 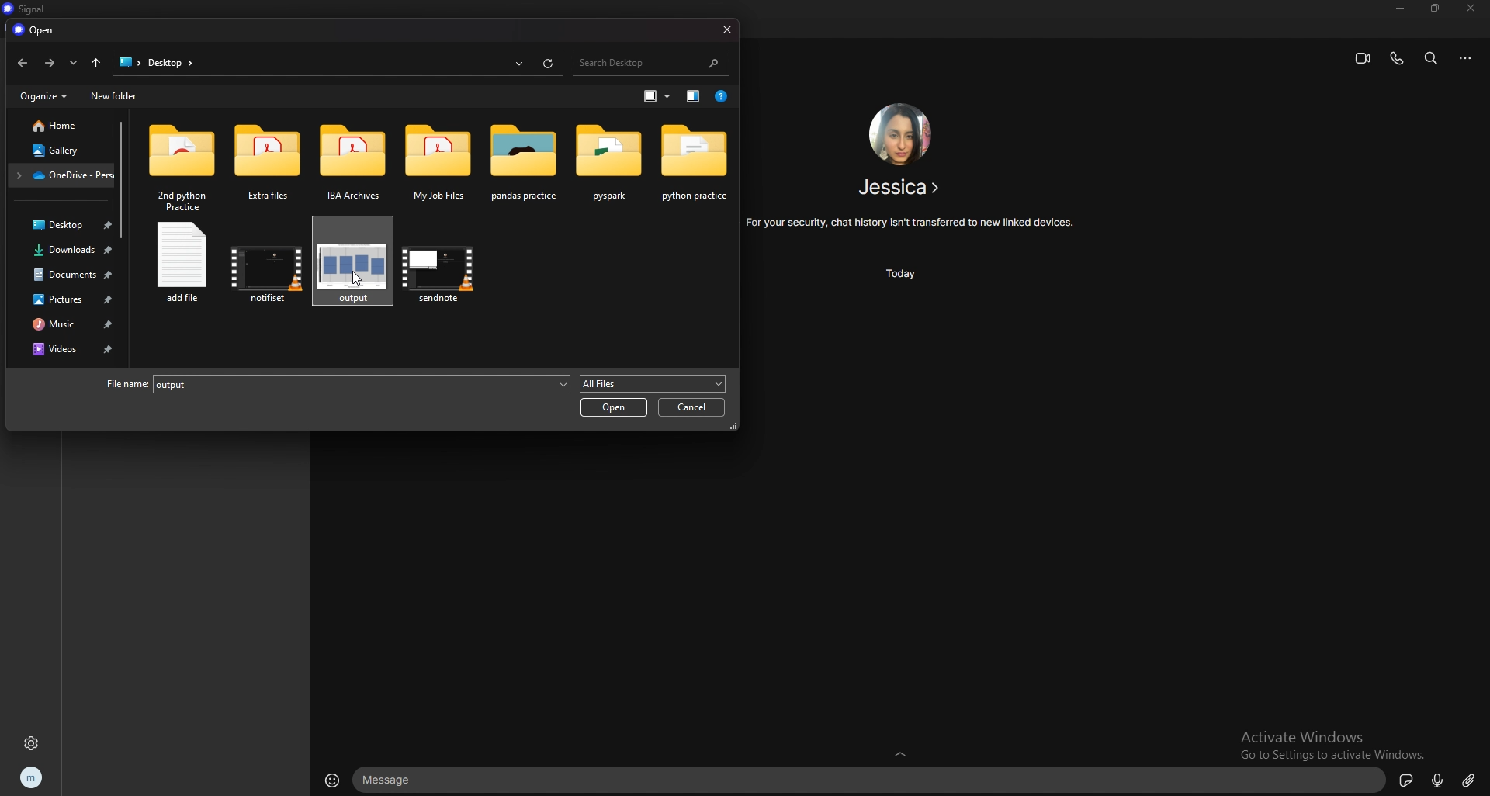 I want to click on folder, so click(x=266, y=157).